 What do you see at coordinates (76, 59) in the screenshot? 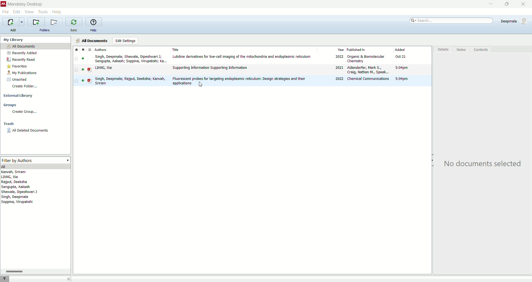
I see `favorite` at bounding box center [76, 59].